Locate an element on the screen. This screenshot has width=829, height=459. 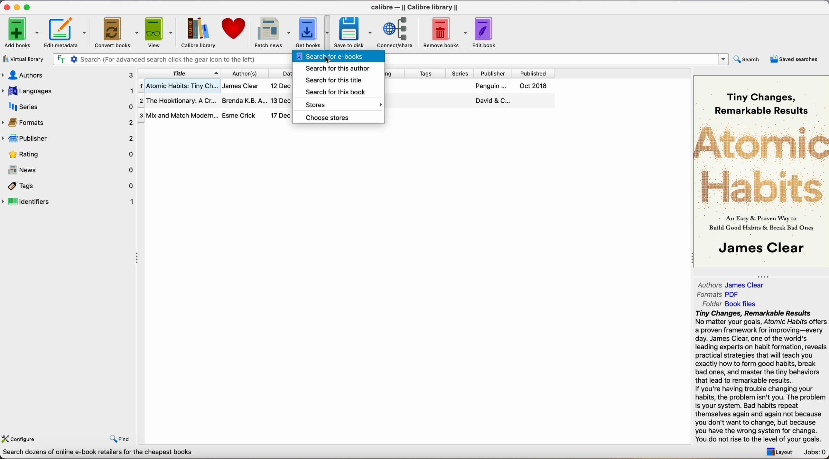
save to disk is located at coordinates (353, 33).